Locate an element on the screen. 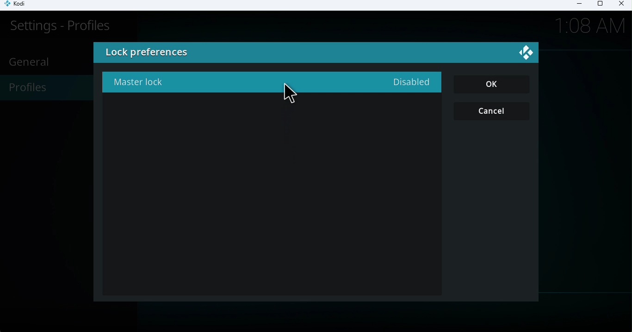 This screenshot has height=332, width=632. Kodi icon is located at coordinates (19, 6).